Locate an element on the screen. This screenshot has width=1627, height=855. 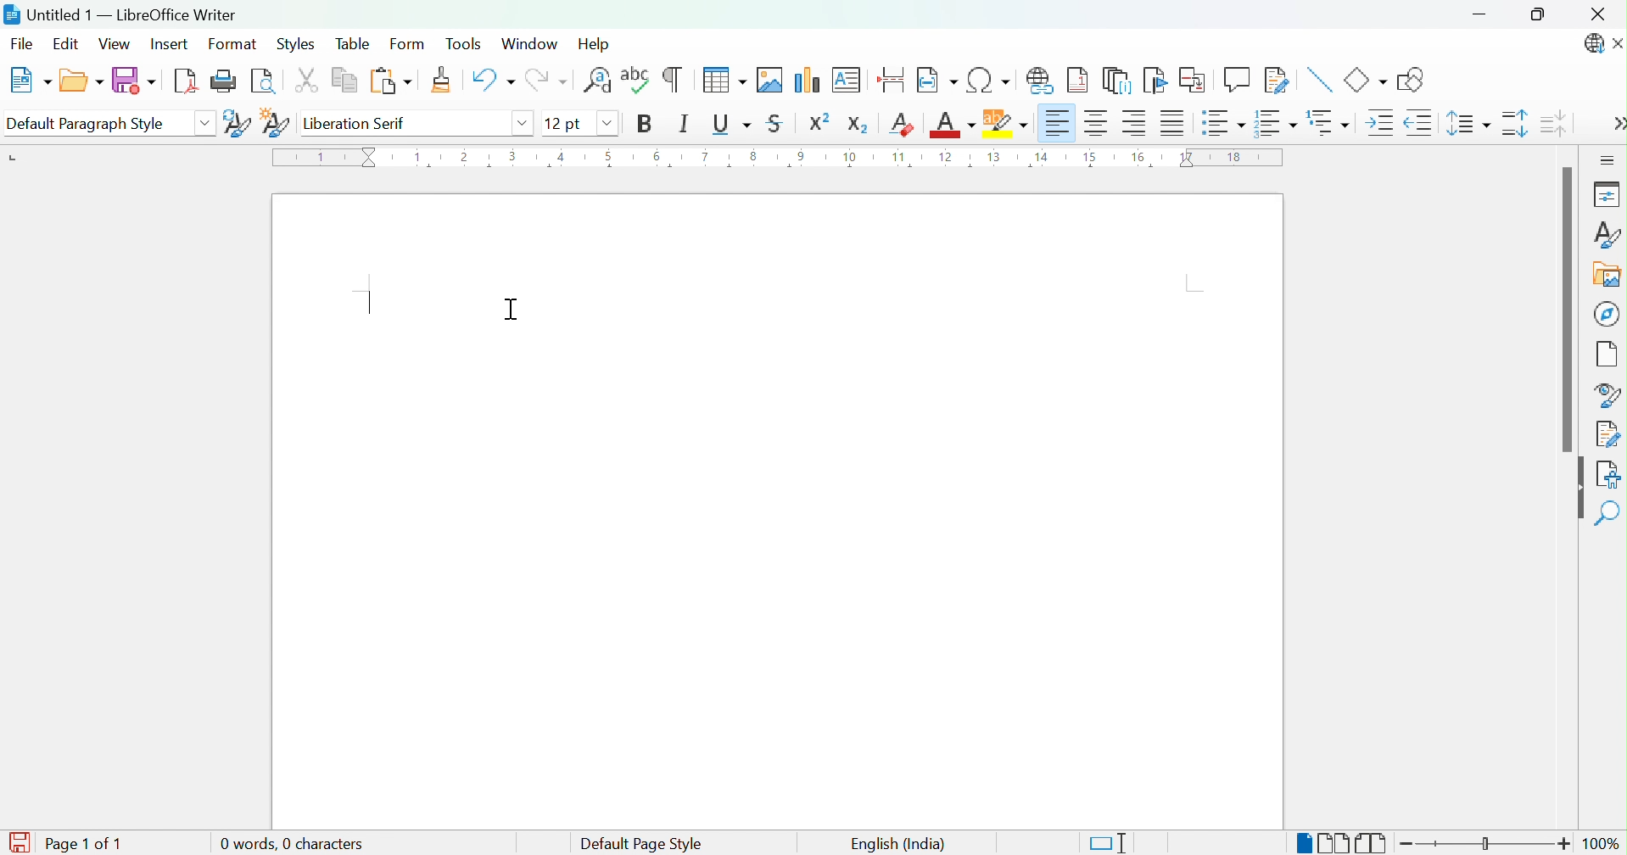
Toggle unordered list is located at coordinates (1222, 125).